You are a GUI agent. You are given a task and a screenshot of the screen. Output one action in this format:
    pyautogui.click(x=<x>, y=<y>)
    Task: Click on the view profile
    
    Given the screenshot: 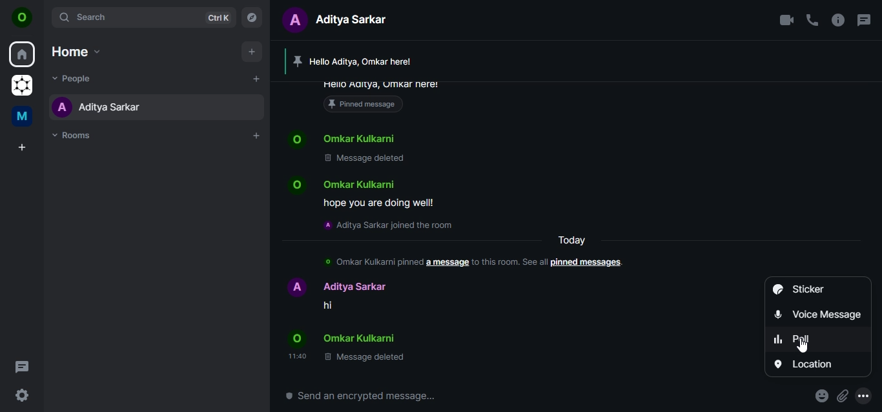 What is the action you would take?
    pyautogui.click(x=23, y=19)
    